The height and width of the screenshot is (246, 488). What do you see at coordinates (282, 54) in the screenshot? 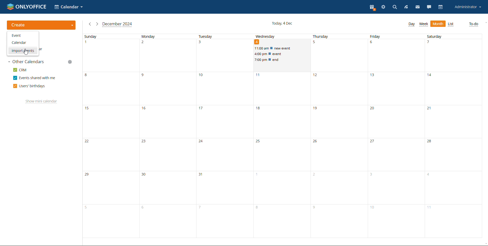
I see `scheduled events` at bounding box center [282, 54].